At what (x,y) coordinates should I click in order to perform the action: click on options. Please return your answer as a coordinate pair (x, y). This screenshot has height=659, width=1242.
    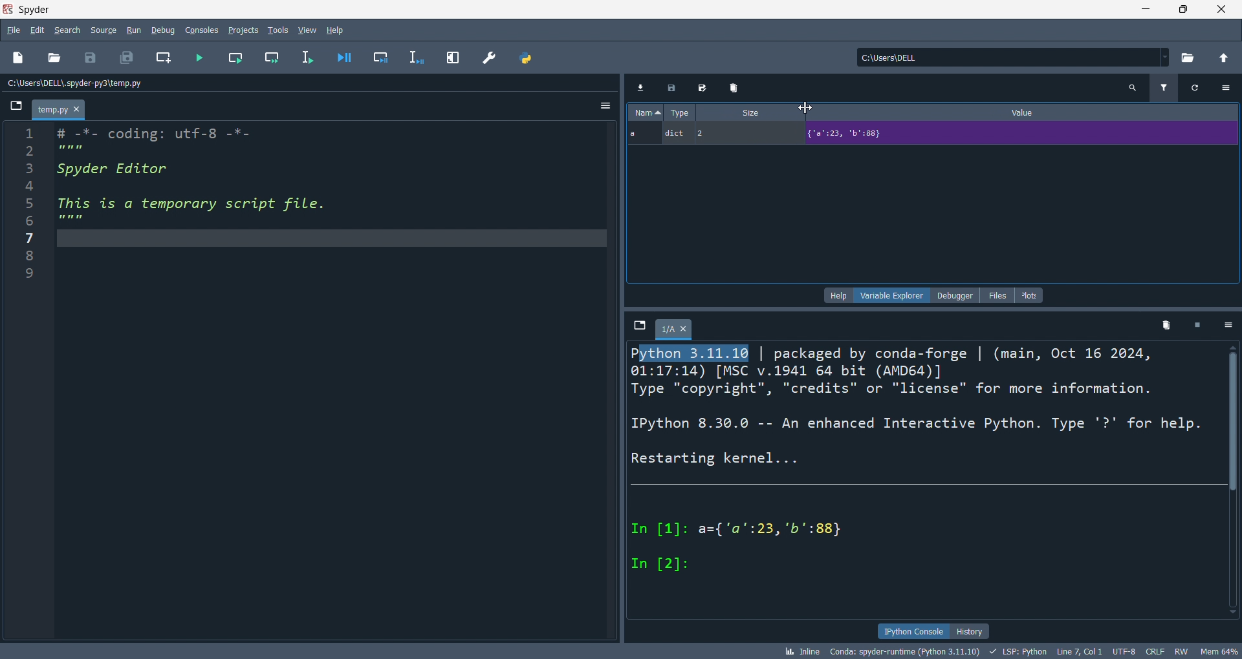
    Looking at the image, I should click on (604, 107).